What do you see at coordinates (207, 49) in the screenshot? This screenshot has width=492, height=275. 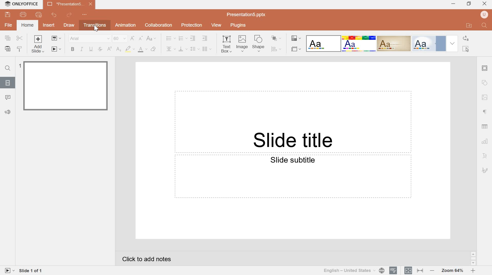 I see `insert columns` at bounding box center [207, 49].